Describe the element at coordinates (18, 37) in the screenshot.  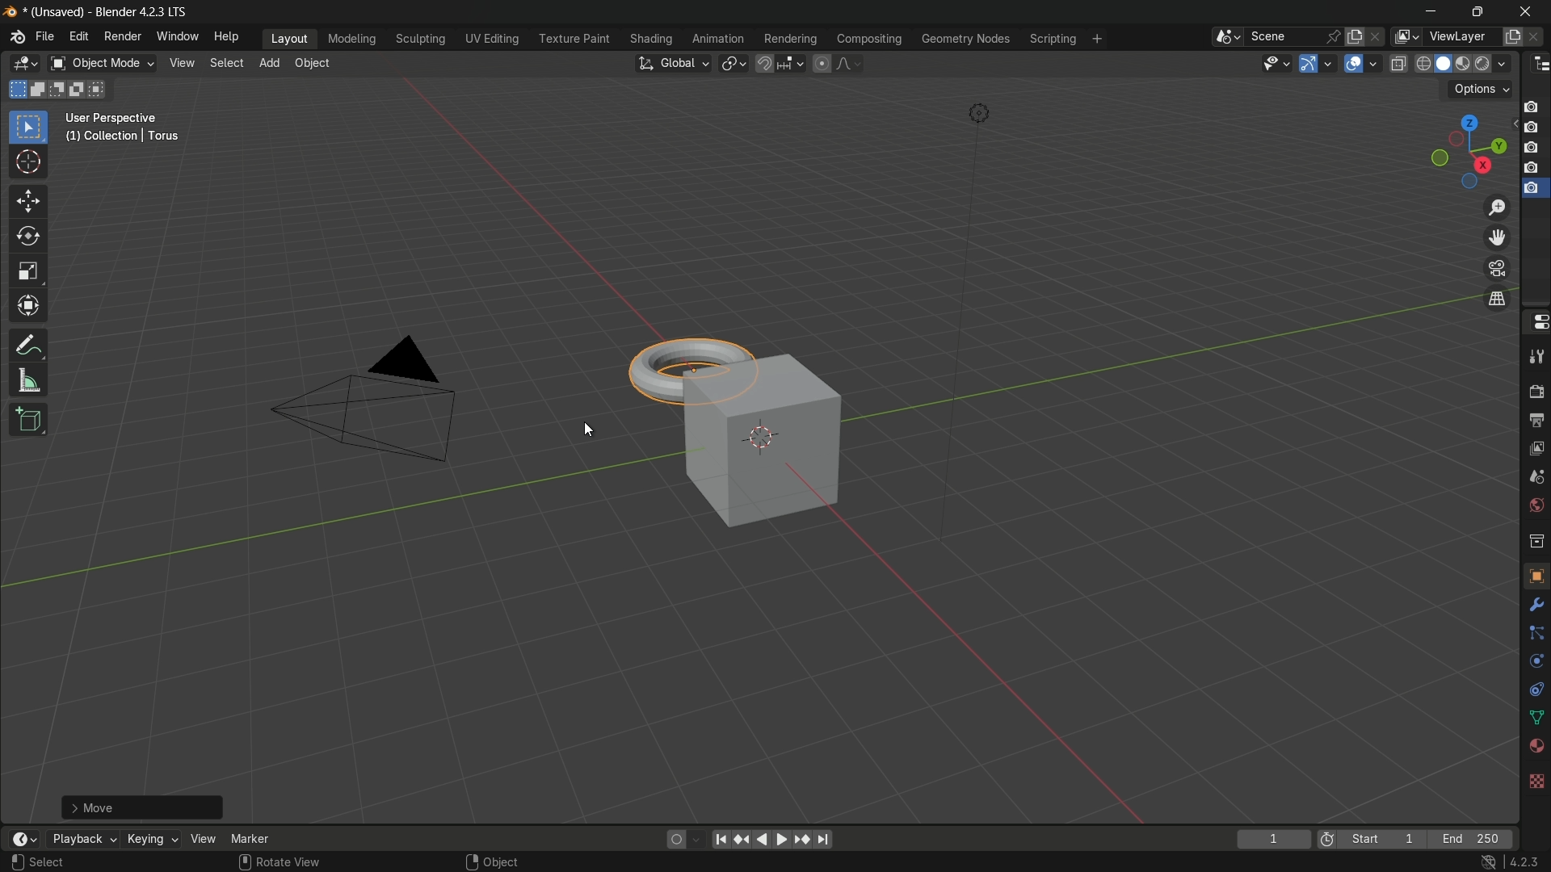
I see `logo` at that location.